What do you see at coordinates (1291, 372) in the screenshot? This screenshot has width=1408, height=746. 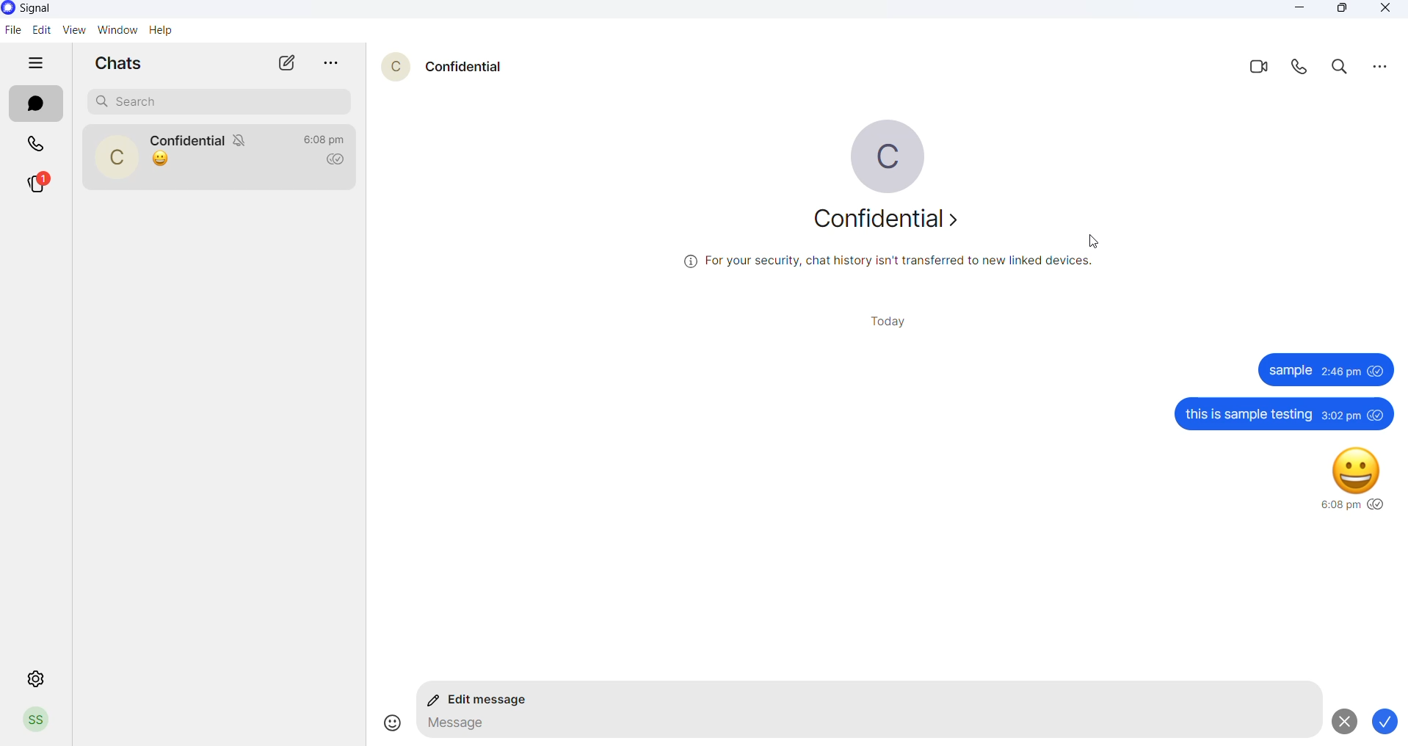 I see `sample` at bounding box center [1291, 372].